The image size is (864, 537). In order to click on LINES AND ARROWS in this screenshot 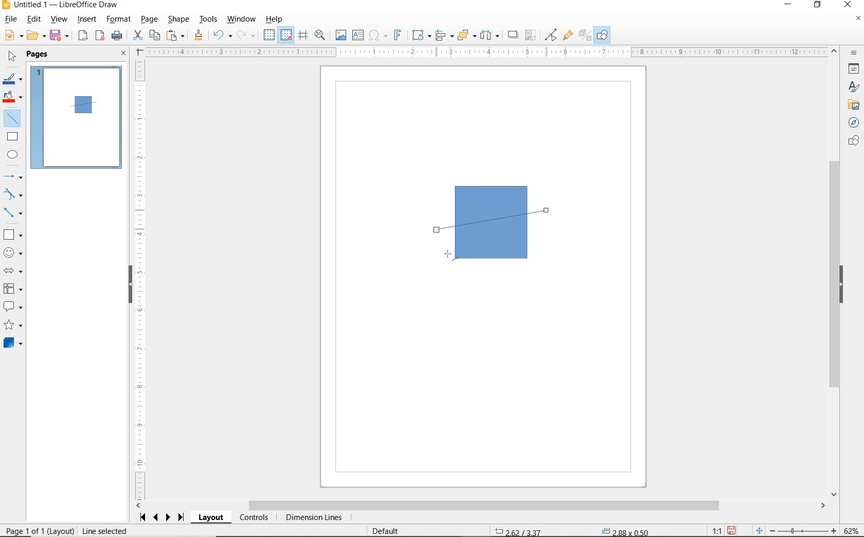, I will do `click(13, 176)`.